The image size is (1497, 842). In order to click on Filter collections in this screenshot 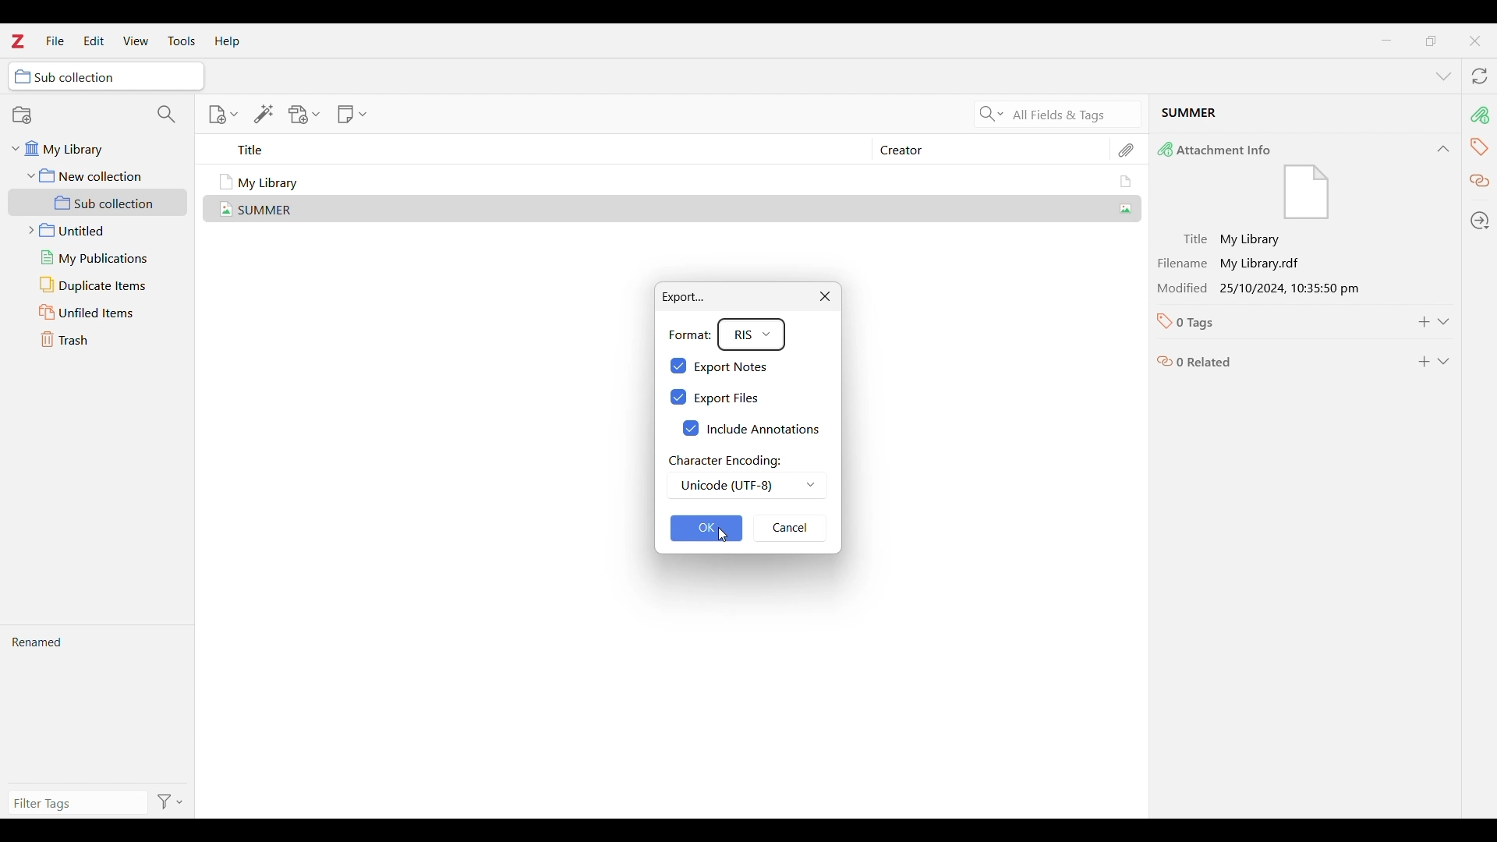, I will do `click(167, 114)`.